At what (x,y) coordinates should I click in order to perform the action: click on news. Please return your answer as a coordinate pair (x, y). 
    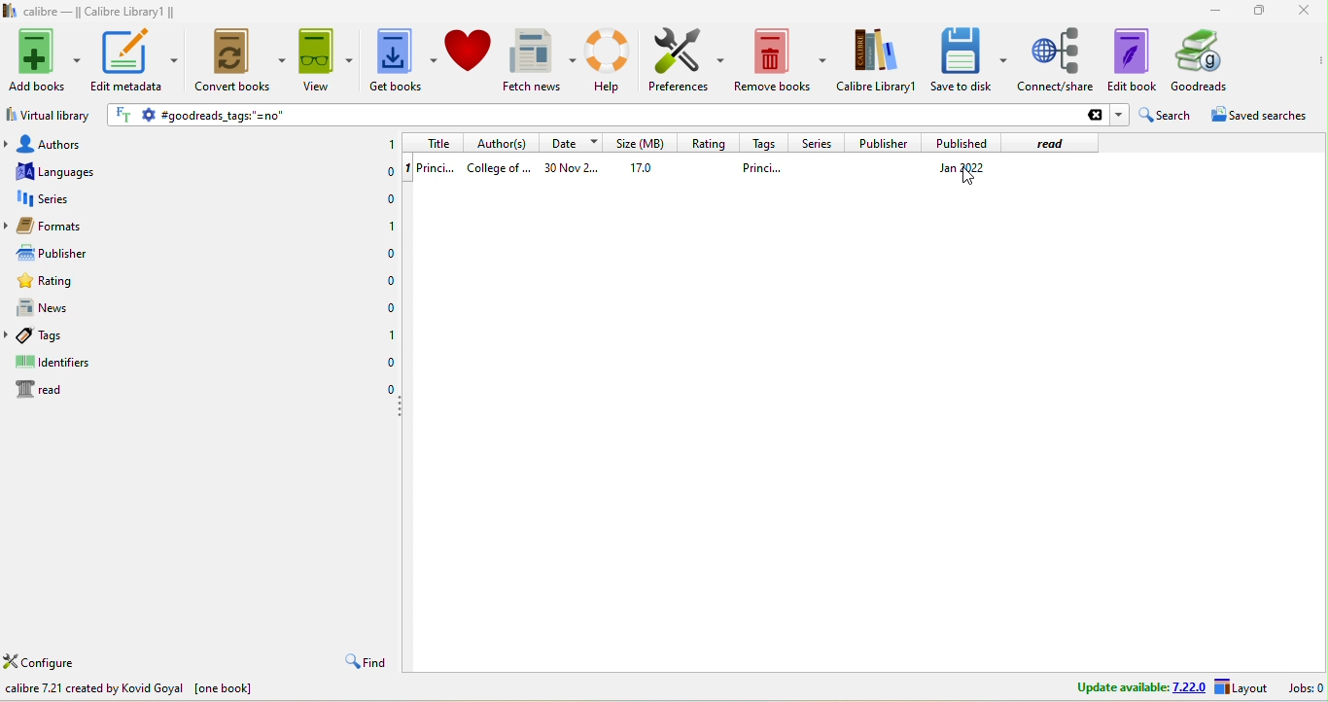
    Looking at the image, I should click on (58, 309).